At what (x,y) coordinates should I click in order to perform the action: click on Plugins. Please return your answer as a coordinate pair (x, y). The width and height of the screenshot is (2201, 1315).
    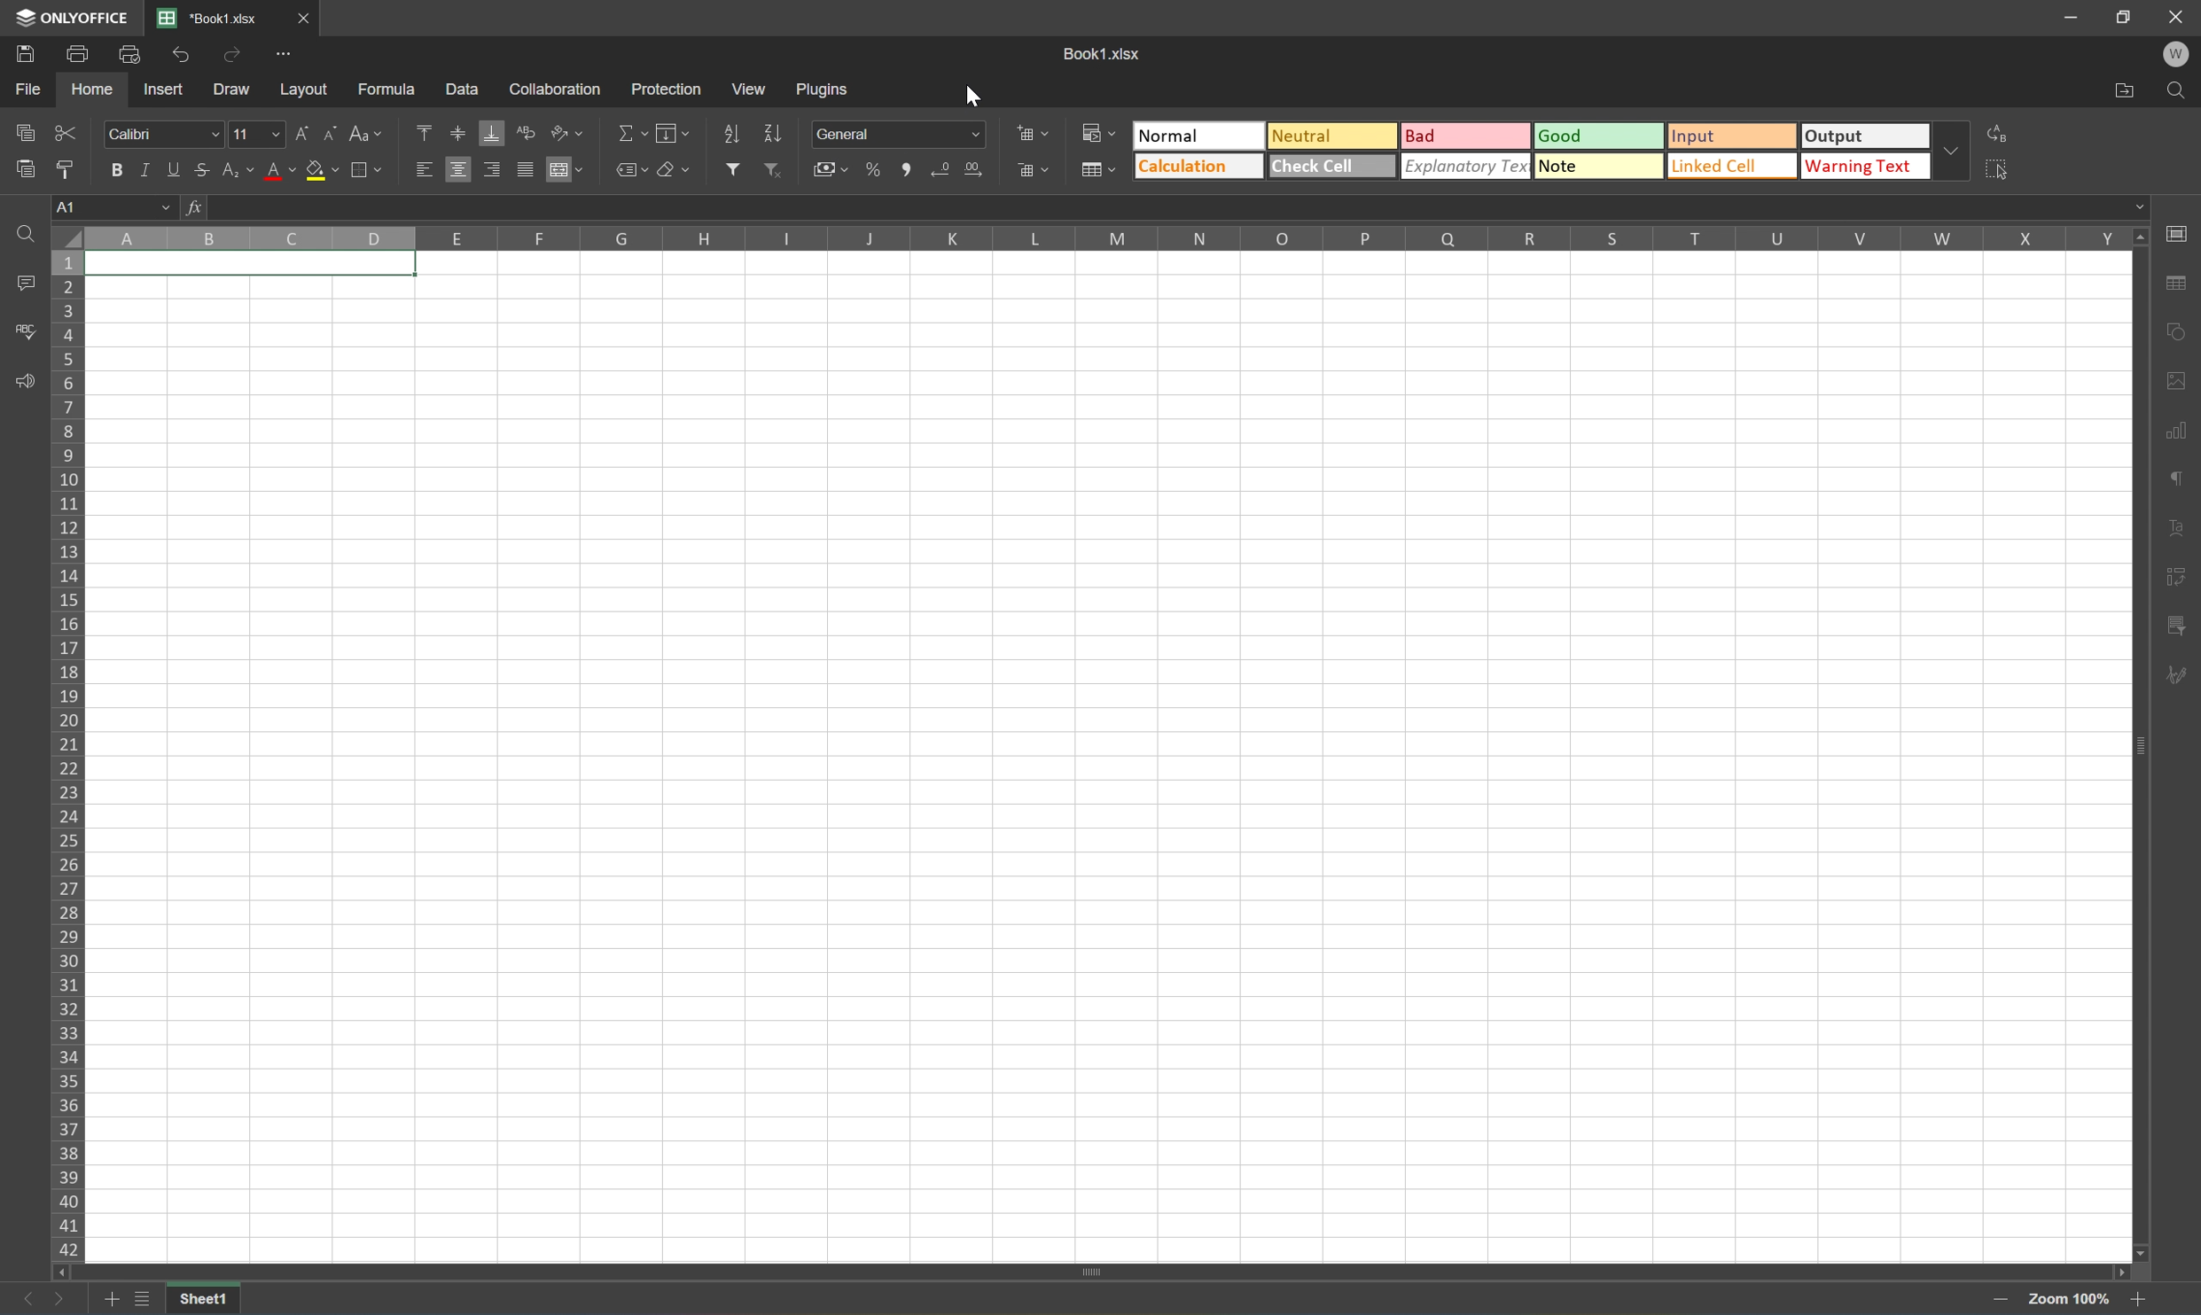
    Looking at the image, I should click on (824, 89).